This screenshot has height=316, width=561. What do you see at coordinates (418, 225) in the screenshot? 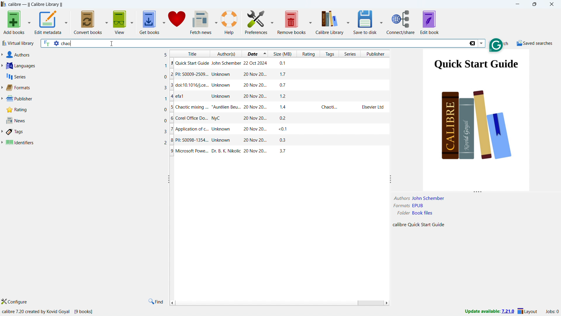
I see `Calibre Quick Start Guide` at bounding box center [418, 225].